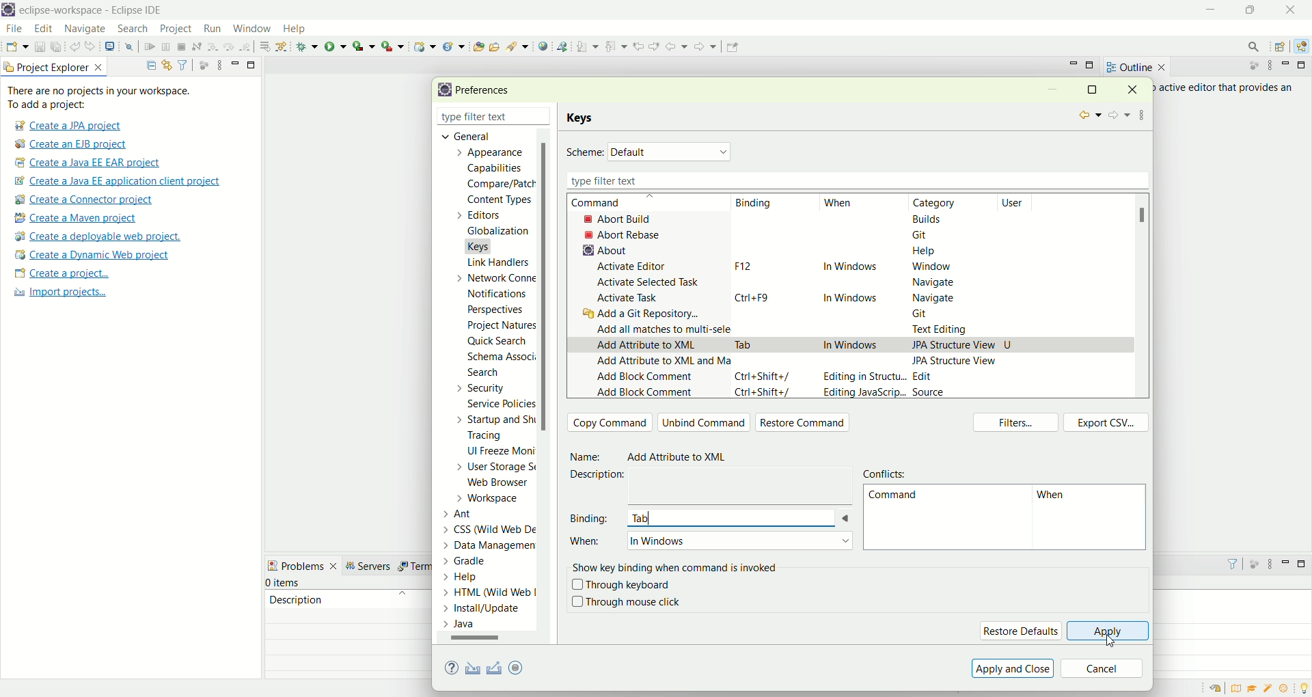 The height and width of the screenshot is (697, 1312). I want to click on next edit location, so click(656, 45).